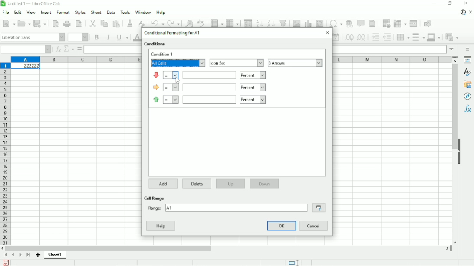 The image size is (474, 266). I want to click on Title, so click(33, 4).